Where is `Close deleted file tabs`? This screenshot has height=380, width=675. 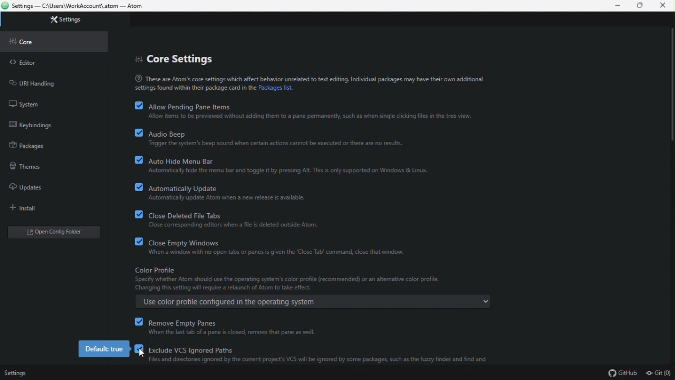 Close deleted file tabs is located at coordinates (310, 217).